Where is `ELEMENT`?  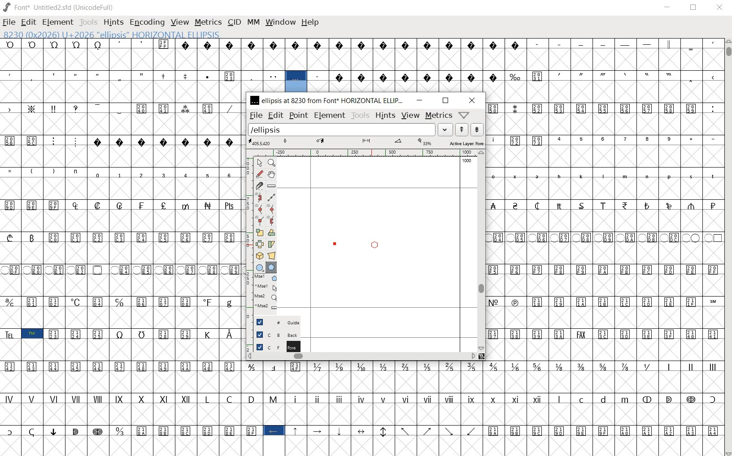 ELEMENT is located at coordinates (59, 22).